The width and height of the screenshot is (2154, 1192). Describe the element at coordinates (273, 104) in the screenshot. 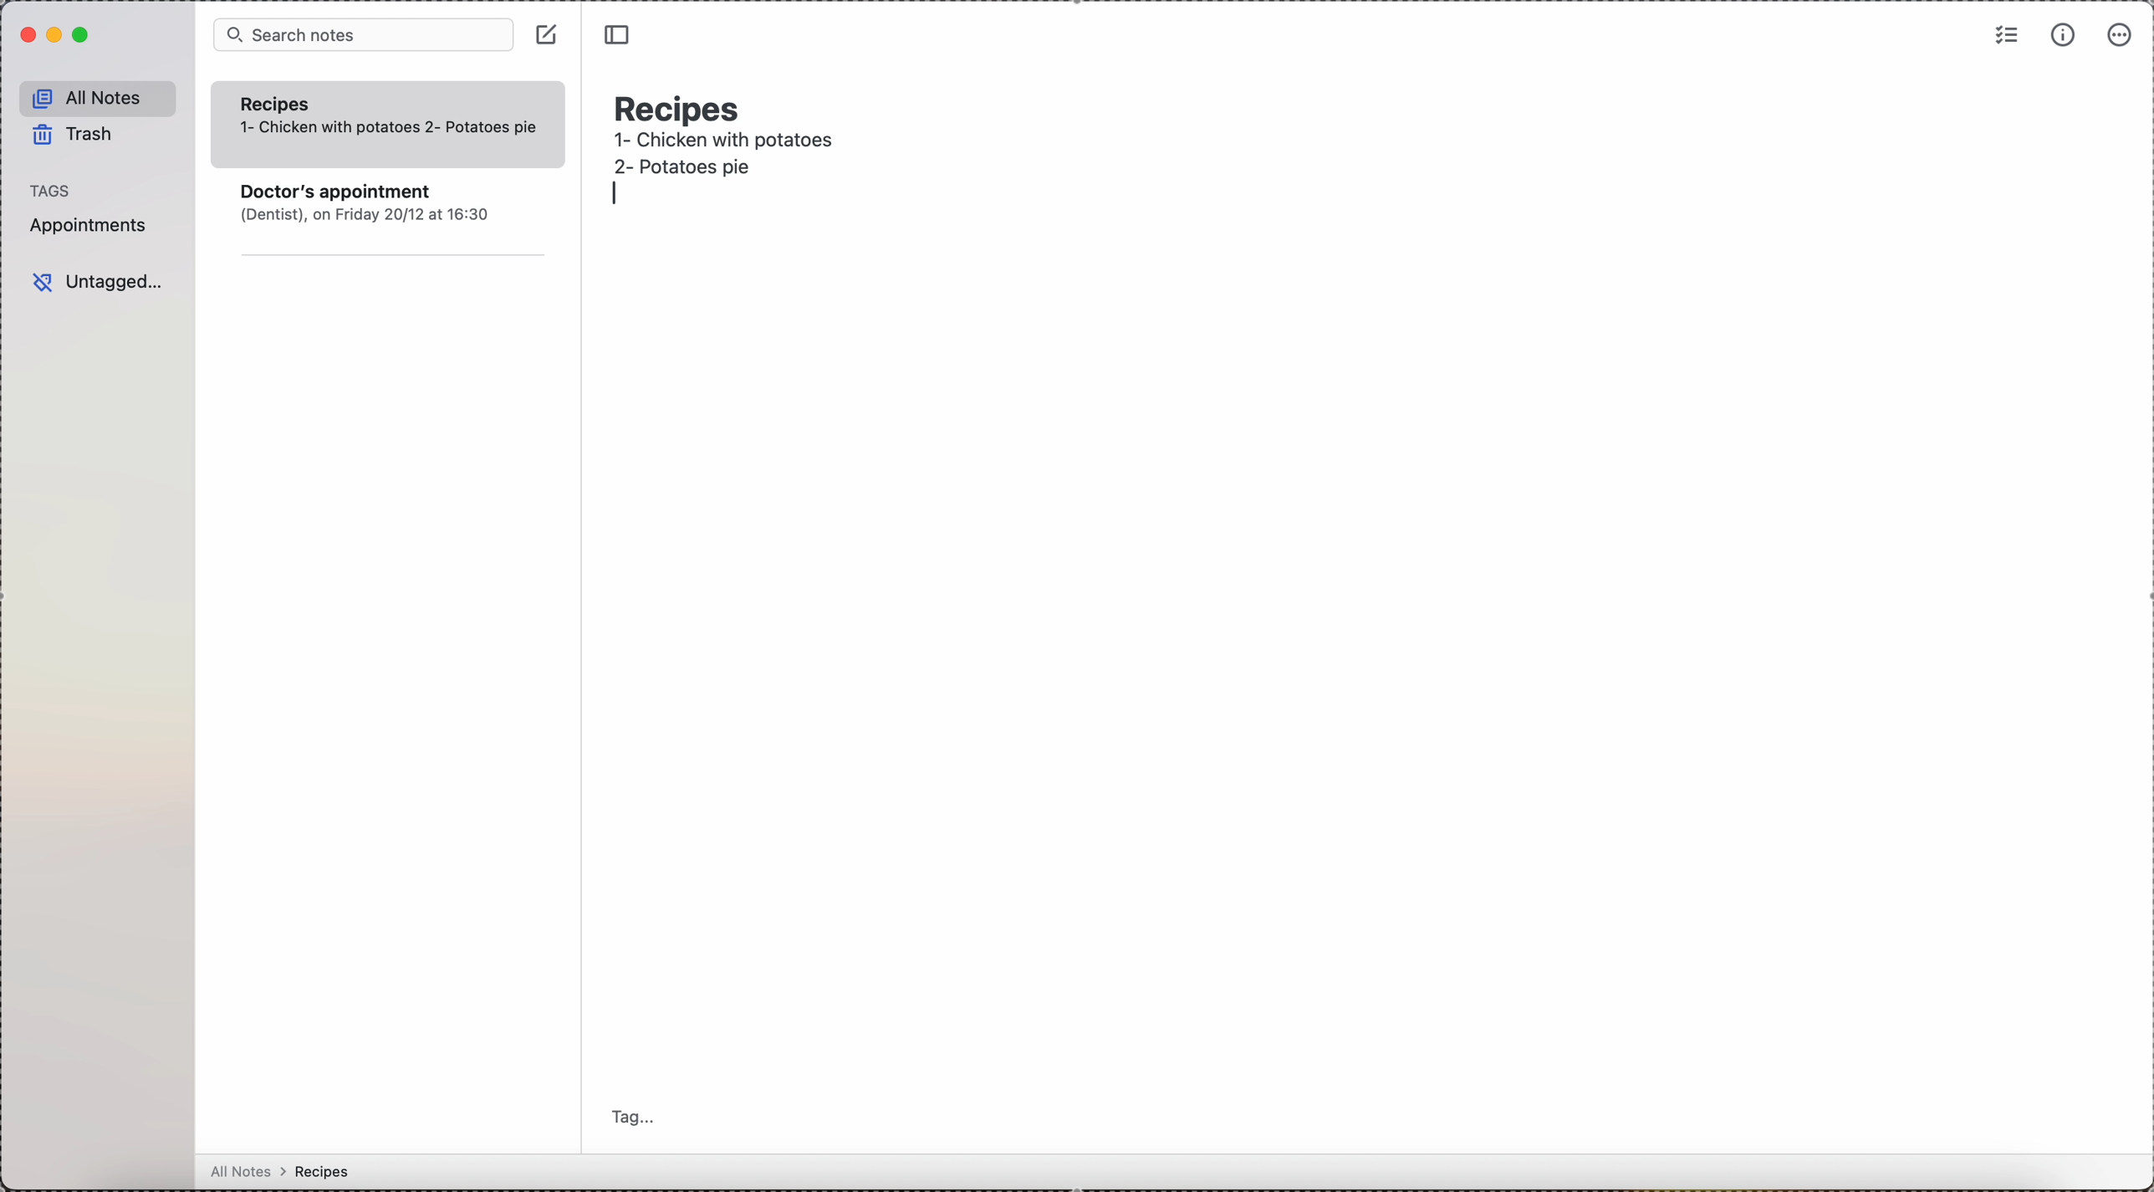

I see `Recipes` at that location.